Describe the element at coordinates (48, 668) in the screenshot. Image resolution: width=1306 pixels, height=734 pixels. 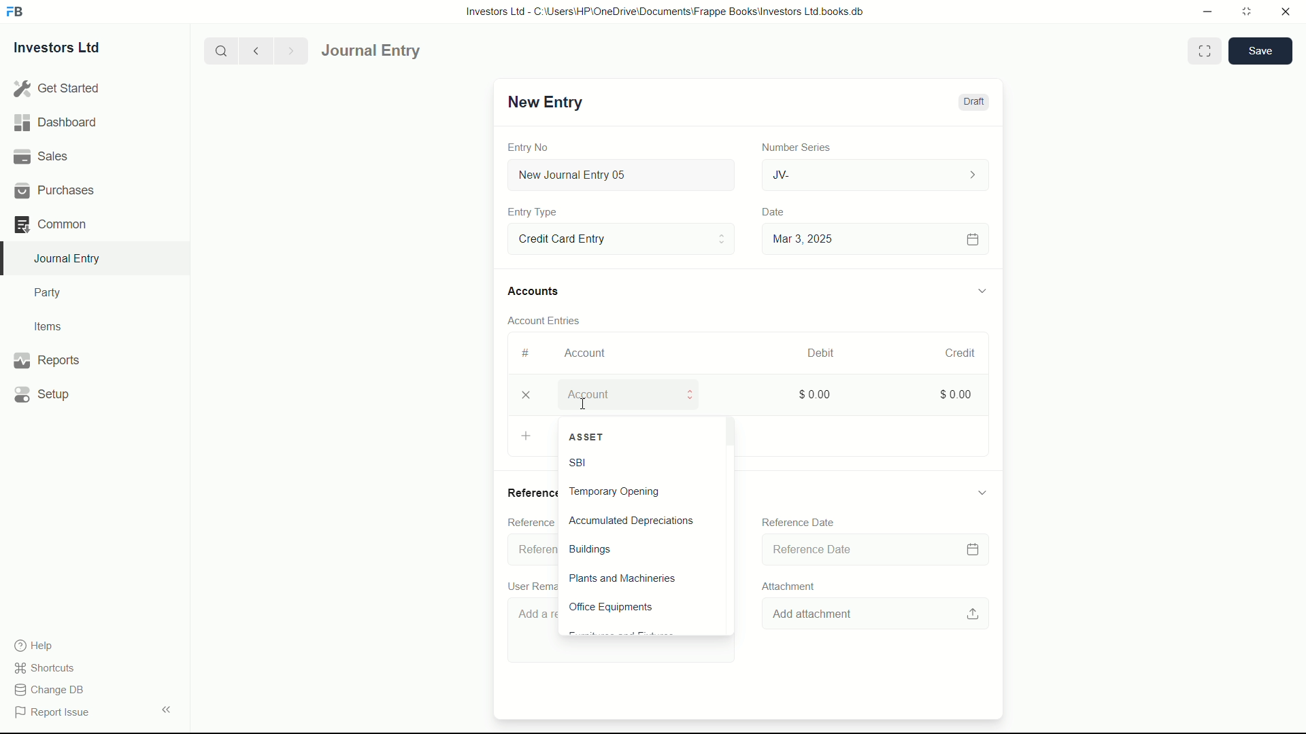
I see `shortcuts` at that location.